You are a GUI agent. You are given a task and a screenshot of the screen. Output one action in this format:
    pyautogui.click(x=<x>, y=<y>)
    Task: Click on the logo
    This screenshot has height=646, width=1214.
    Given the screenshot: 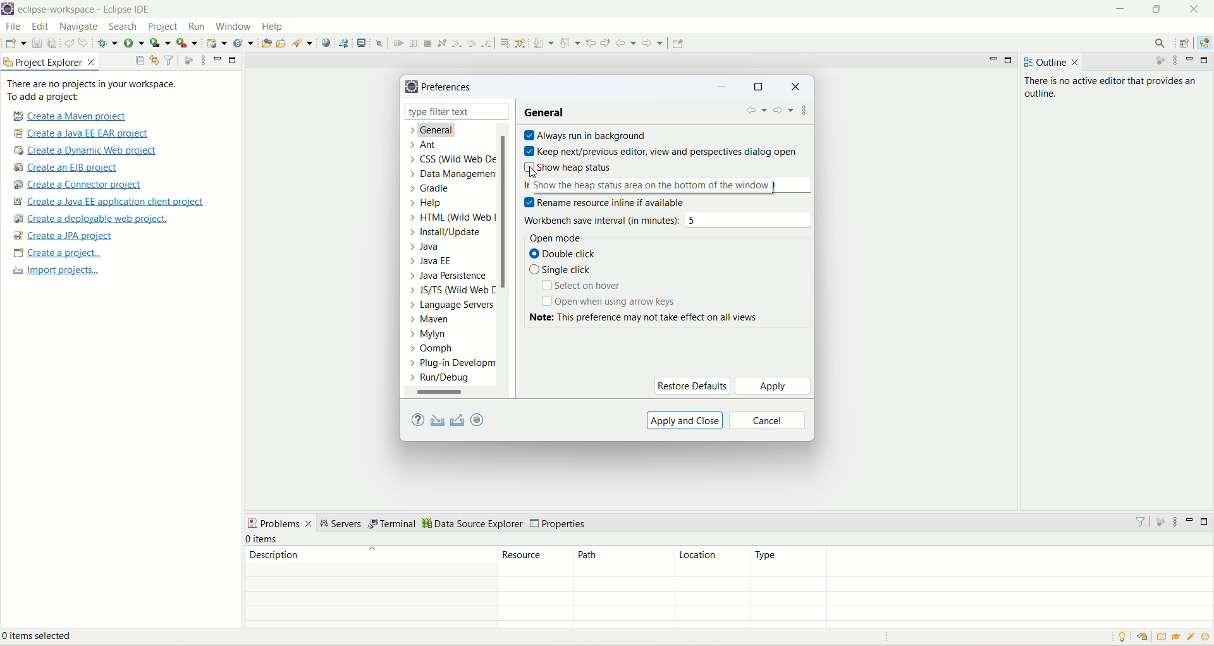 What is the action you would take?
    pyautogui.click(x=410, y=86)
    